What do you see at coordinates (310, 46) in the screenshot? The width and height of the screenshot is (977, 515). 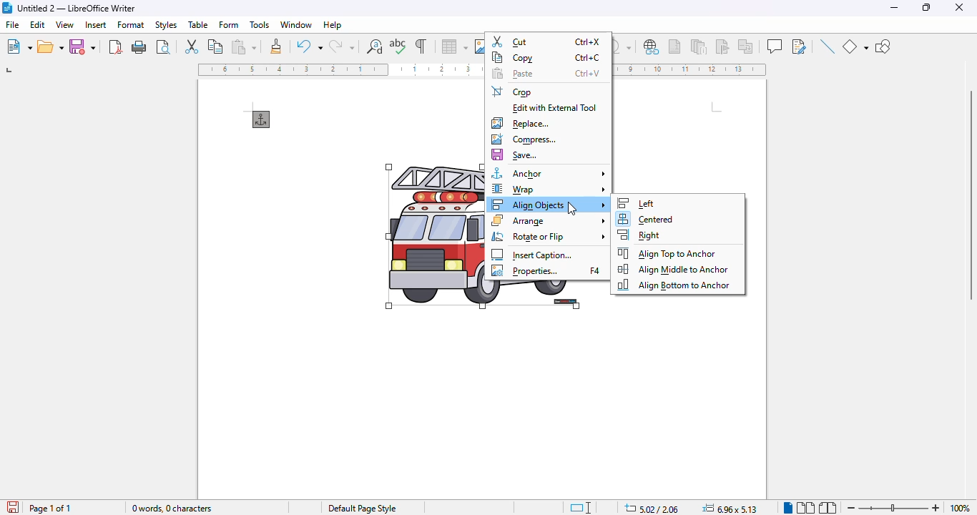 I see `undo` at bounding box center [310, 46].